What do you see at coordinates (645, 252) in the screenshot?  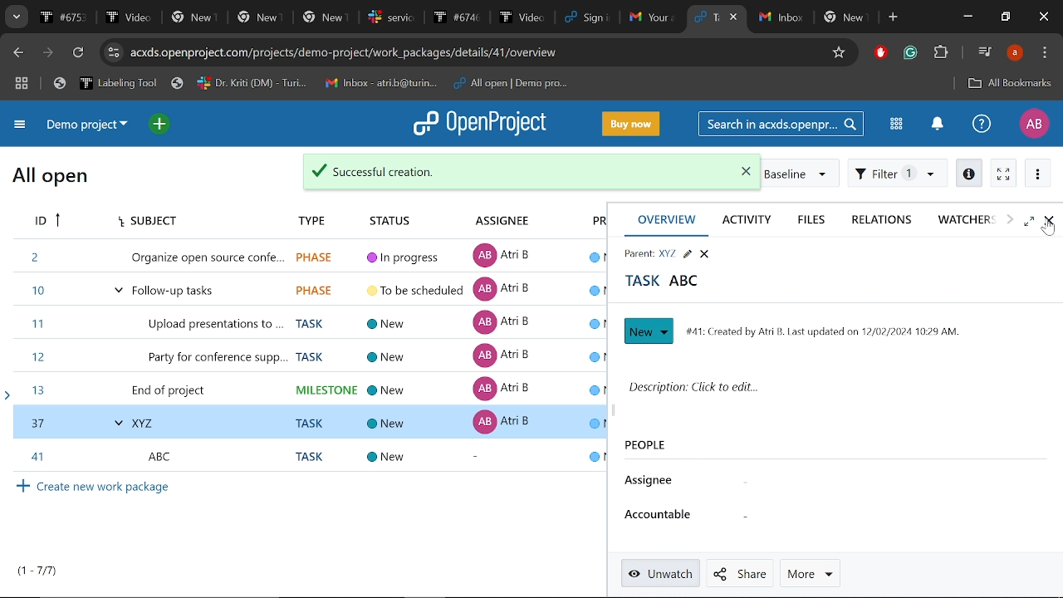 I see `Parent` at bounding box center [645, 252].